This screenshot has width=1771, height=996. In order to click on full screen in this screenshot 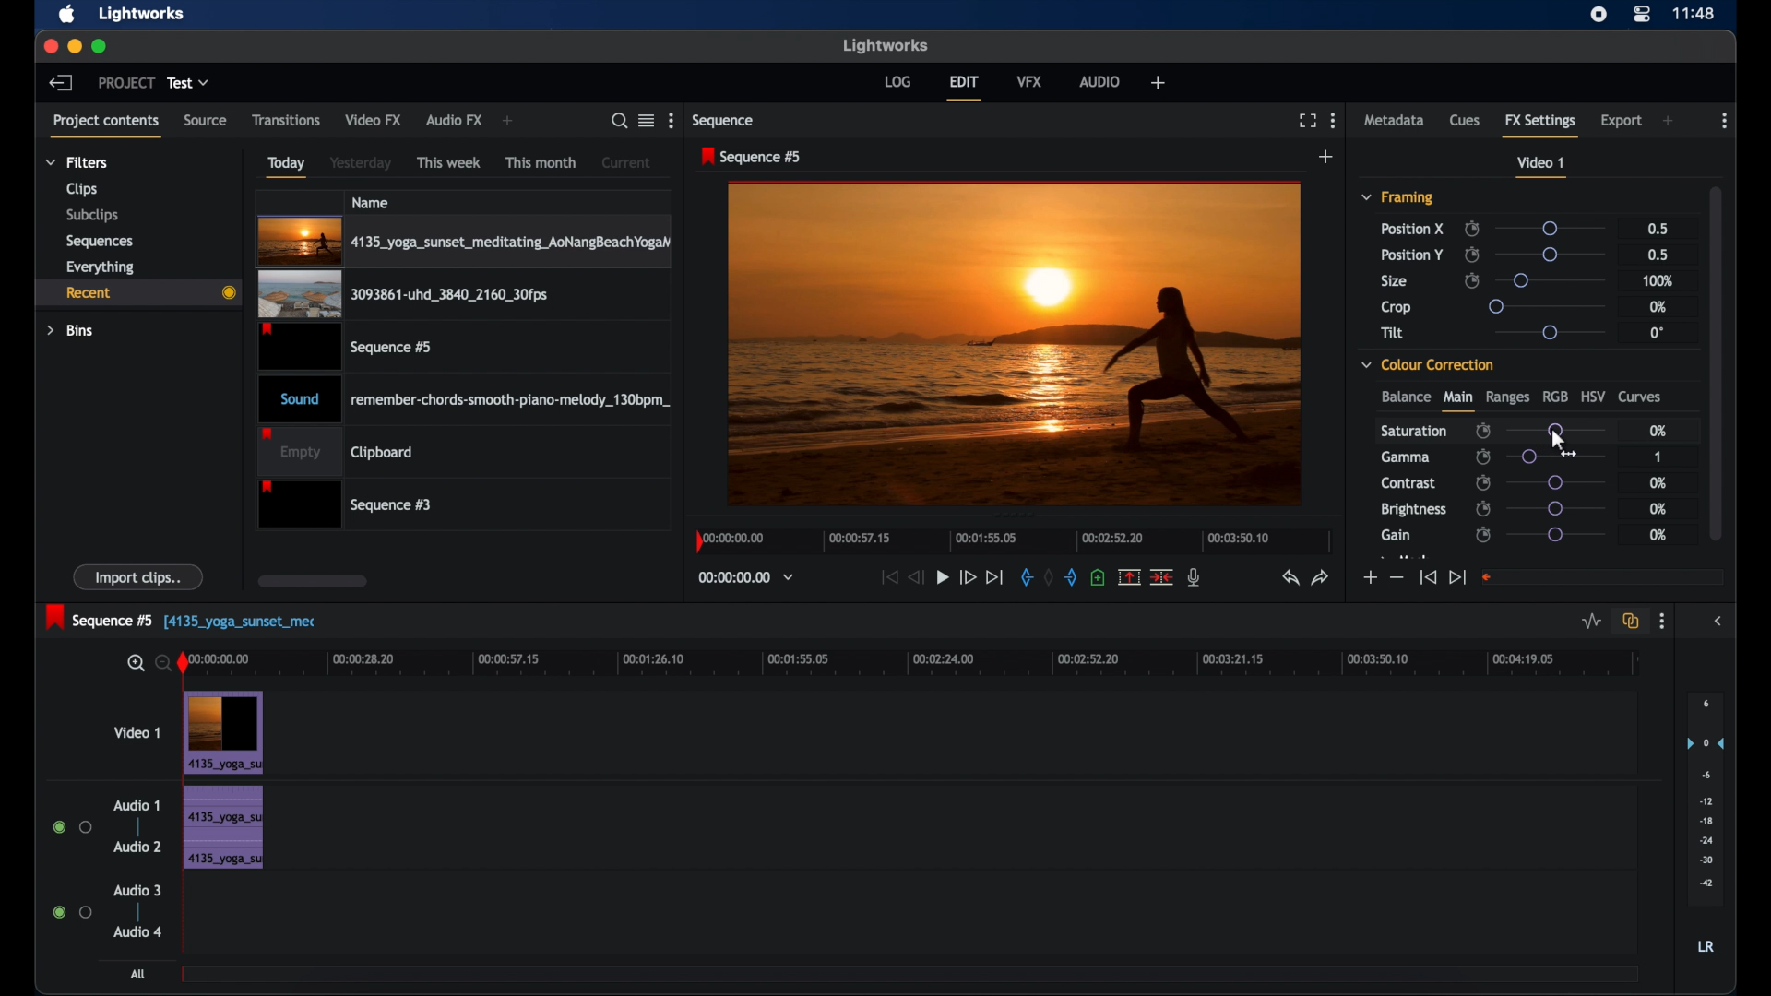, I will do `click(1307, 121)`.